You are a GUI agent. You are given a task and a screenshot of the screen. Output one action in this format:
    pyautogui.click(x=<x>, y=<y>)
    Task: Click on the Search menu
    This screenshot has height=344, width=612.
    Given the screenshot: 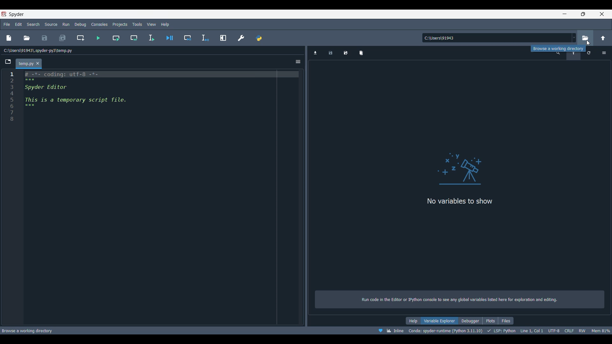 What is the action you would take?
    pyautogui.click(x=33, y=24)
    